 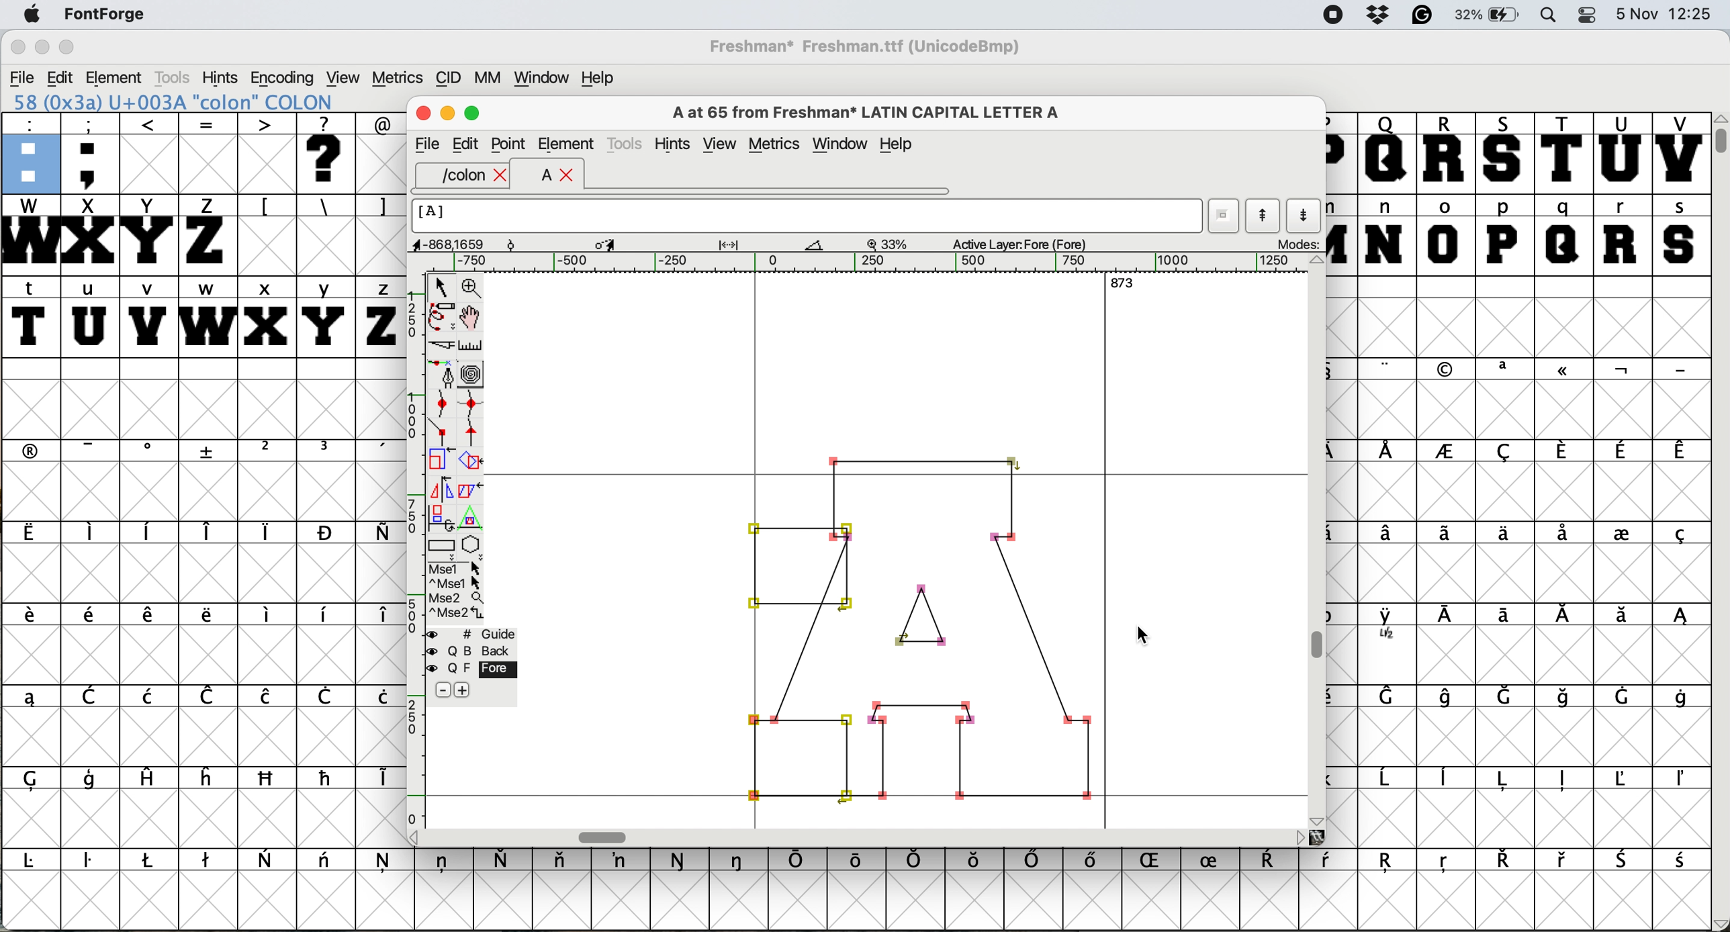 I want to click on o, so click(x=1446, y=234).